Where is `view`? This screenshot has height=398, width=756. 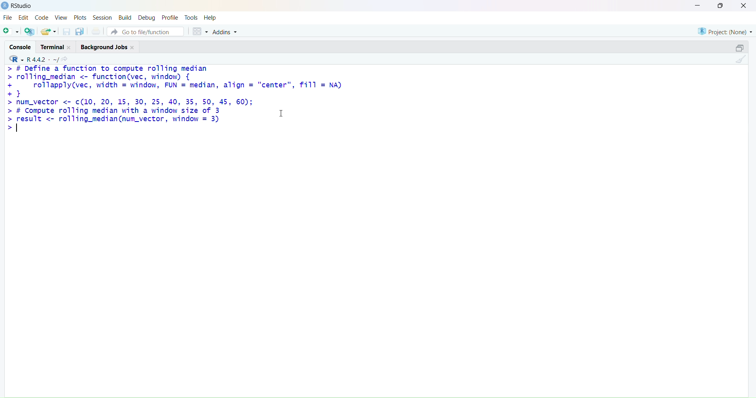 view is located at coordinates (61, 18).